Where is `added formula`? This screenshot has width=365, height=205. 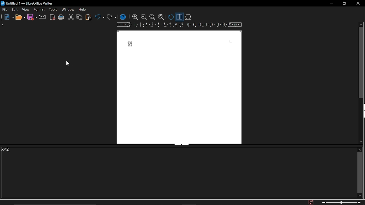
added formula is located at coordinates (129, 44).